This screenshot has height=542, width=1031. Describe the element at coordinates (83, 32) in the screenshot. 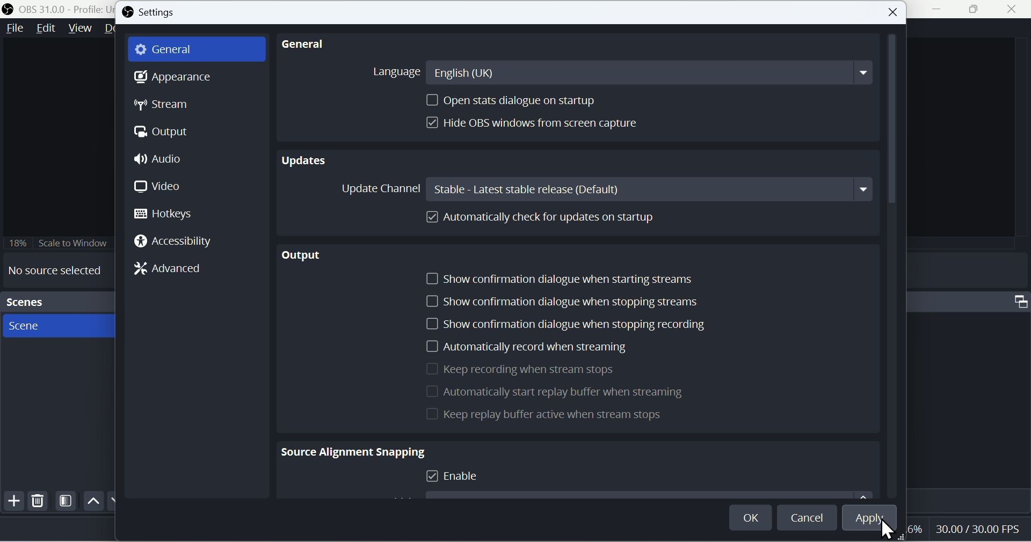

I see `View` at that location.